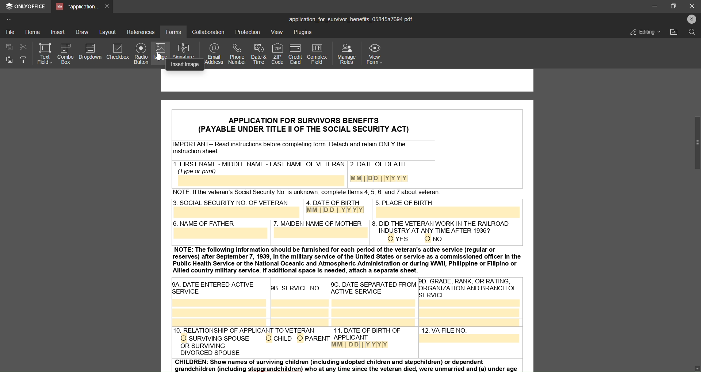 Image resolution: width=701 pixels, height=372 pixels. Describe the element at coordinates (141, 32) in the screenshot. I see `references` at that location.